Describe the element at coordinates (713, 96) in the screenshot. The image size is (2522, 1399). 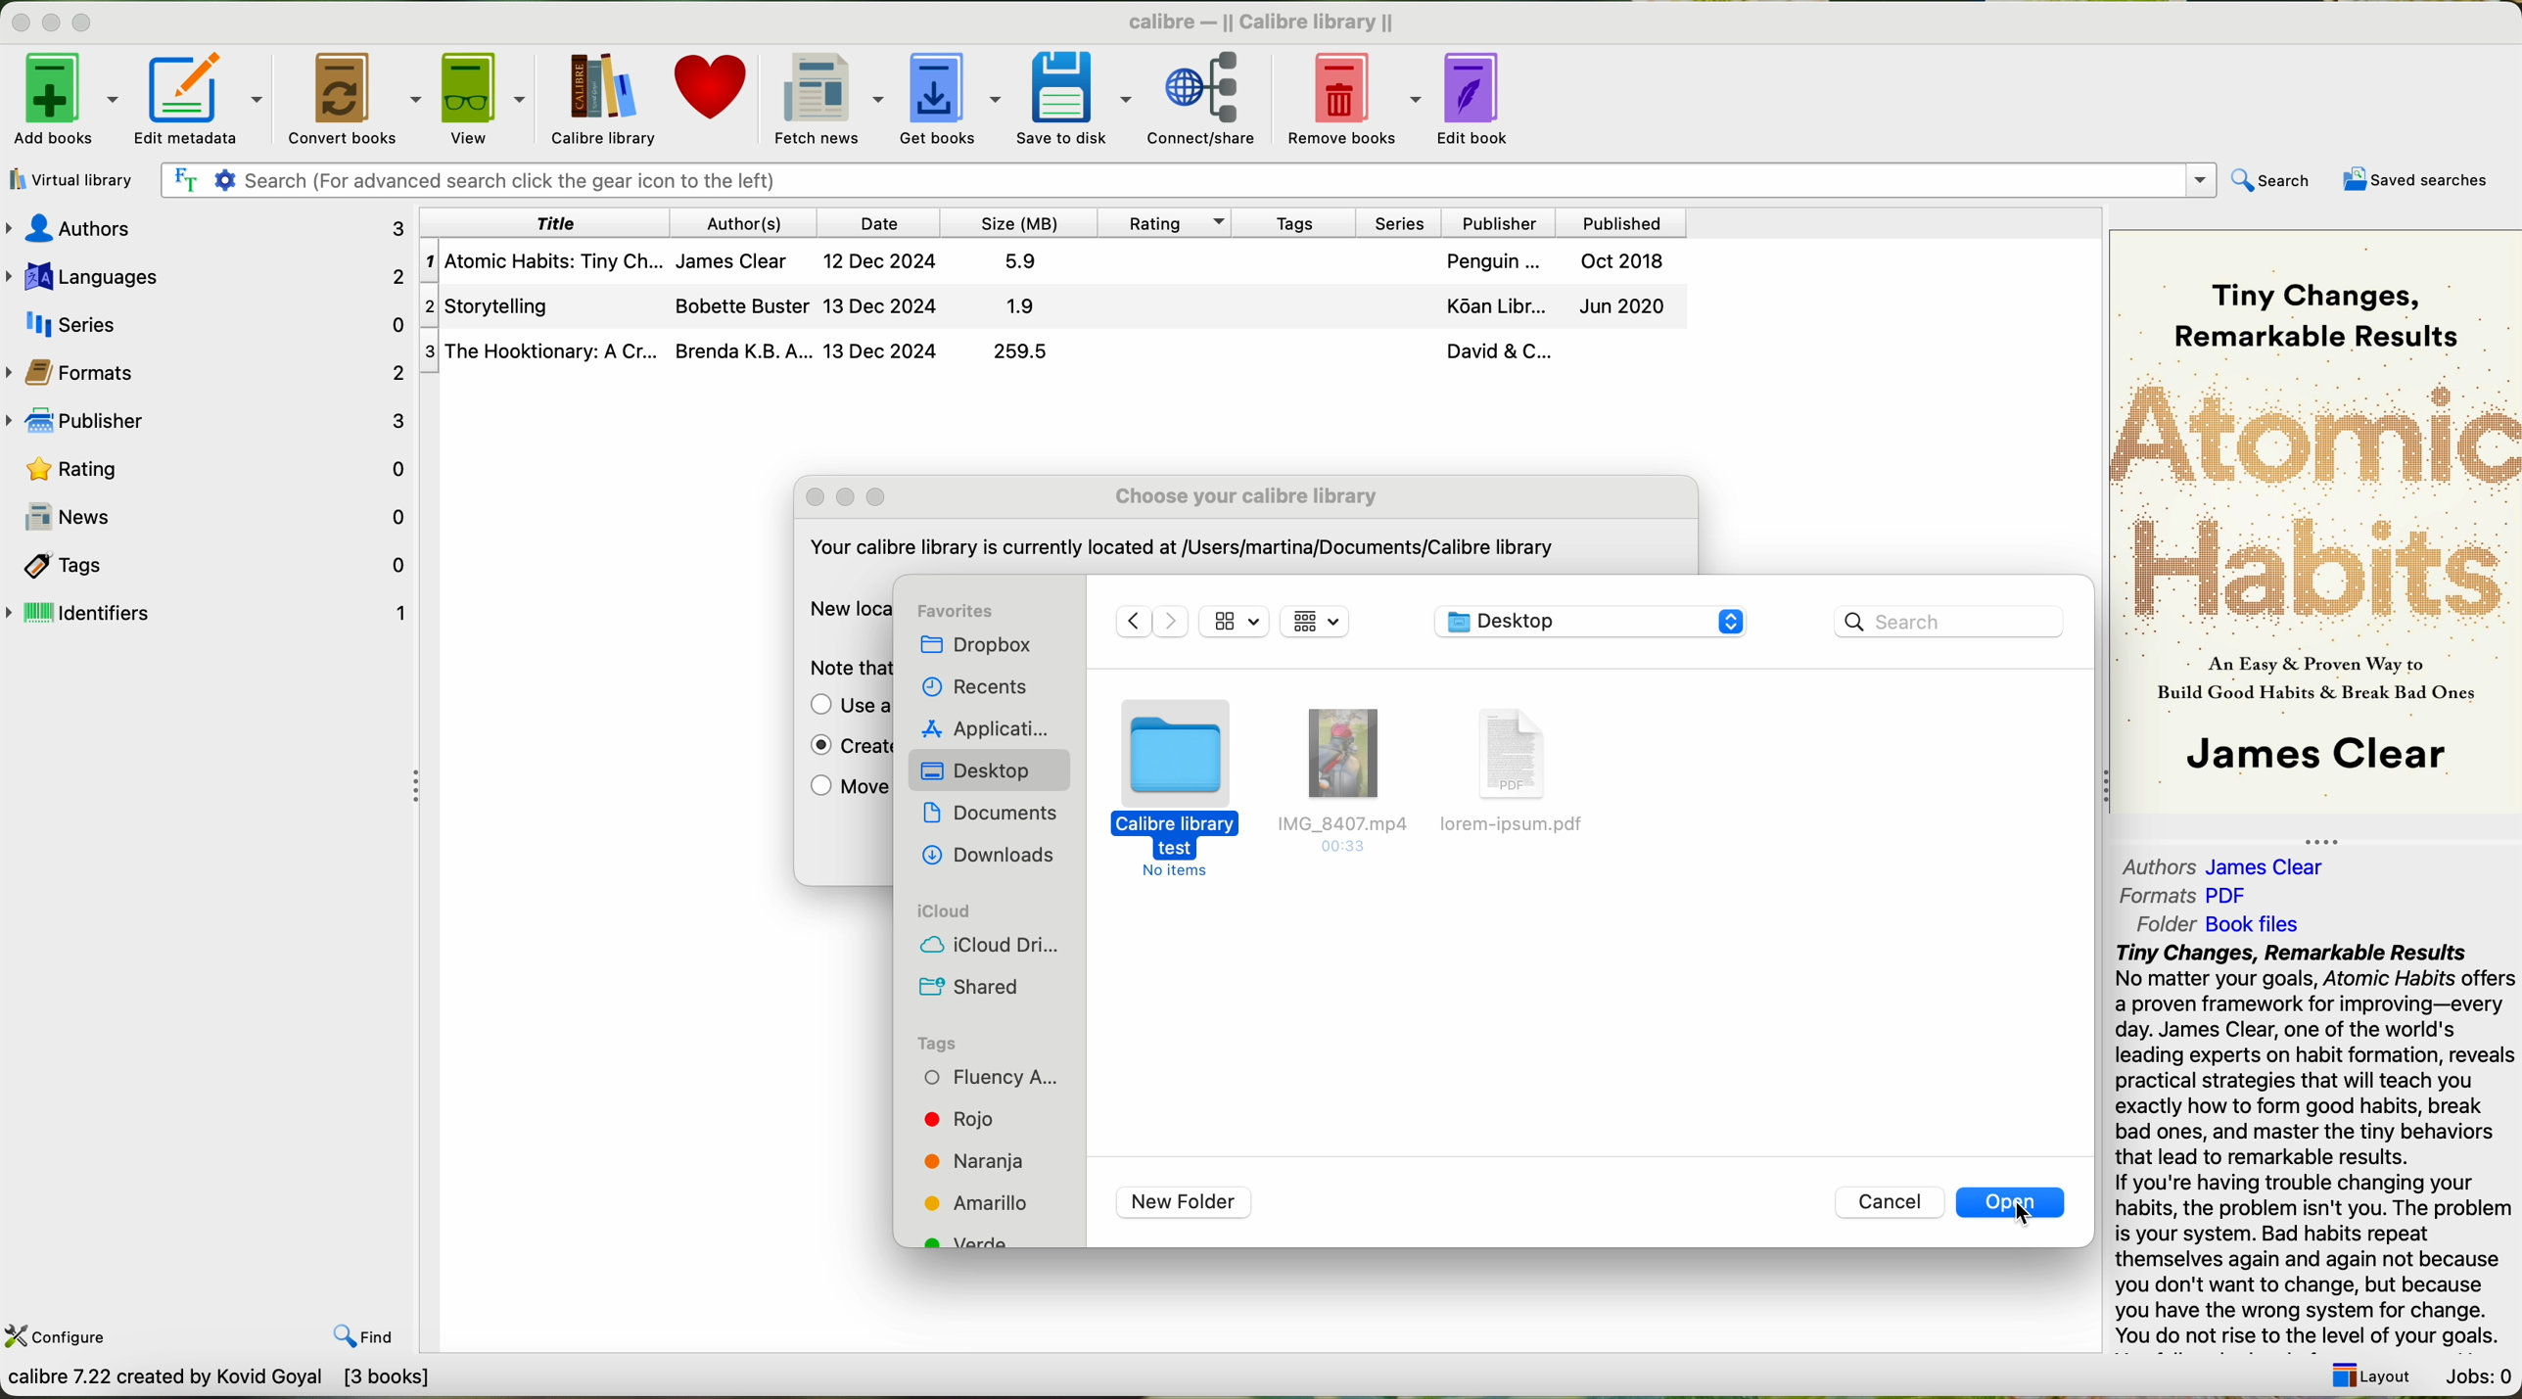
I see `donate` at that location.